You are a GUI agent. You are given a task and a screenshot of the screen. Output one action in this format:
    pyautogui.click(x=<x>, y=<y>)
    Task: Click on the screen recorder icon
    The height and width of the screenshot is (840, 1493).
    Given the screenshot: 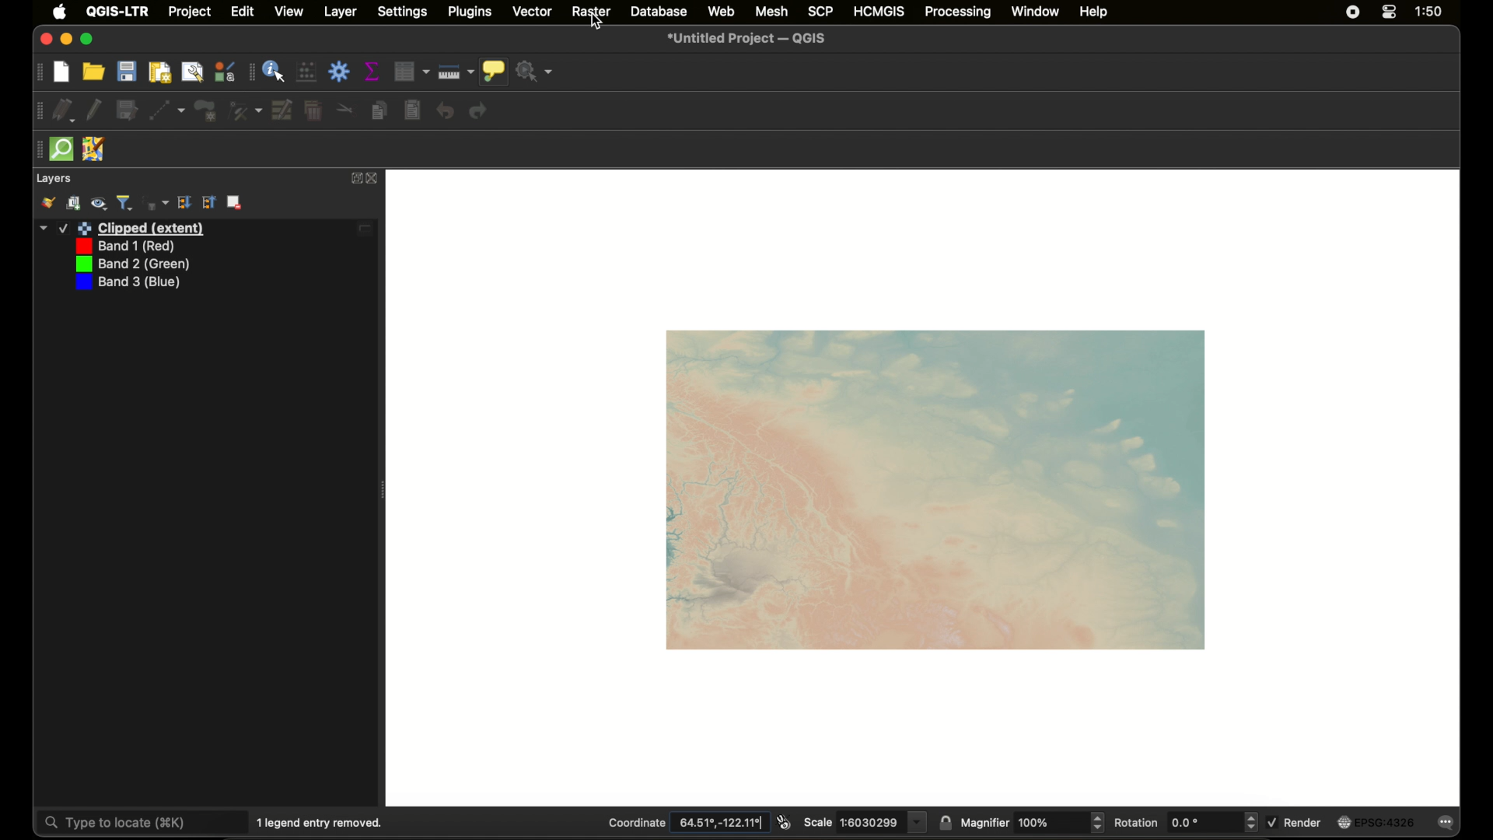 What is the action you would take?
    pyautogui.click(x=1353, y=12)
    